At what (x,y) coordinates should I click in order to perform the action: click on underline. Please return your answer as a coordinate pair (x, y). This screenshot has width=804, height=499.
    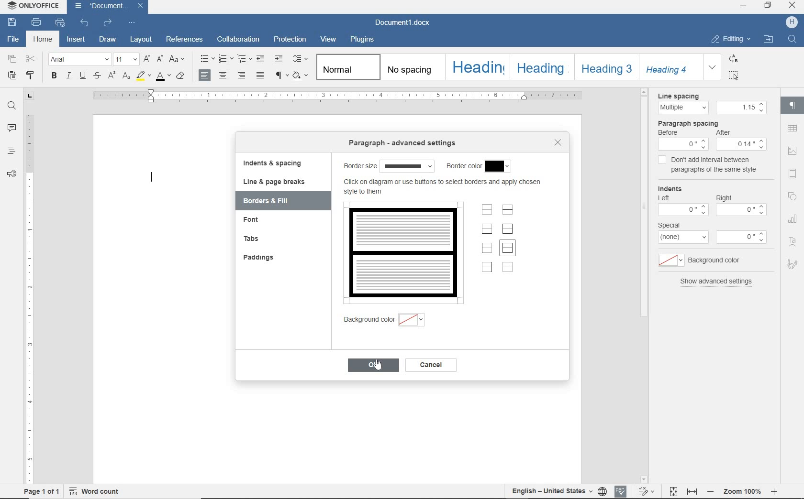
    Looking at the image, I should click on (83, 77).